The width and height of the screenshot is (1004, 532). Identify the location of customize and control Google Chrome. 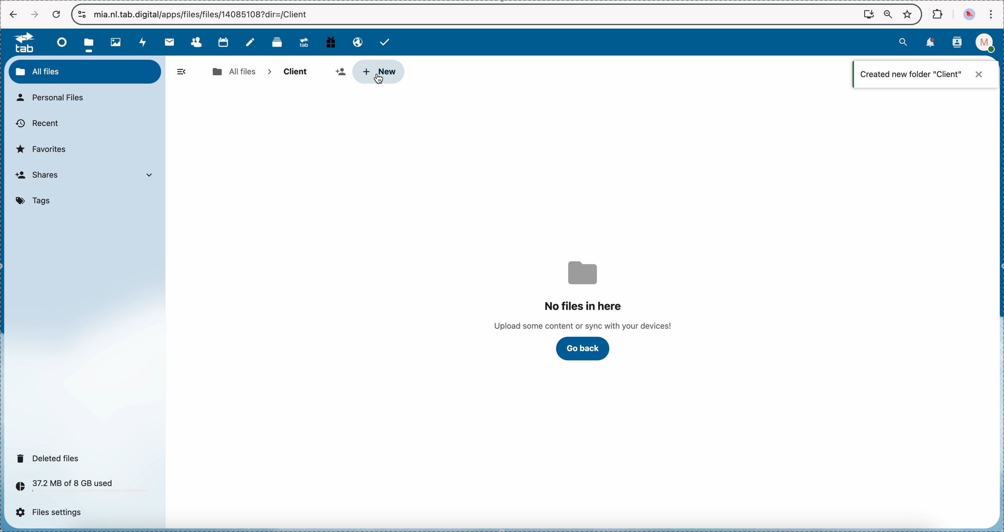
(990, 14).